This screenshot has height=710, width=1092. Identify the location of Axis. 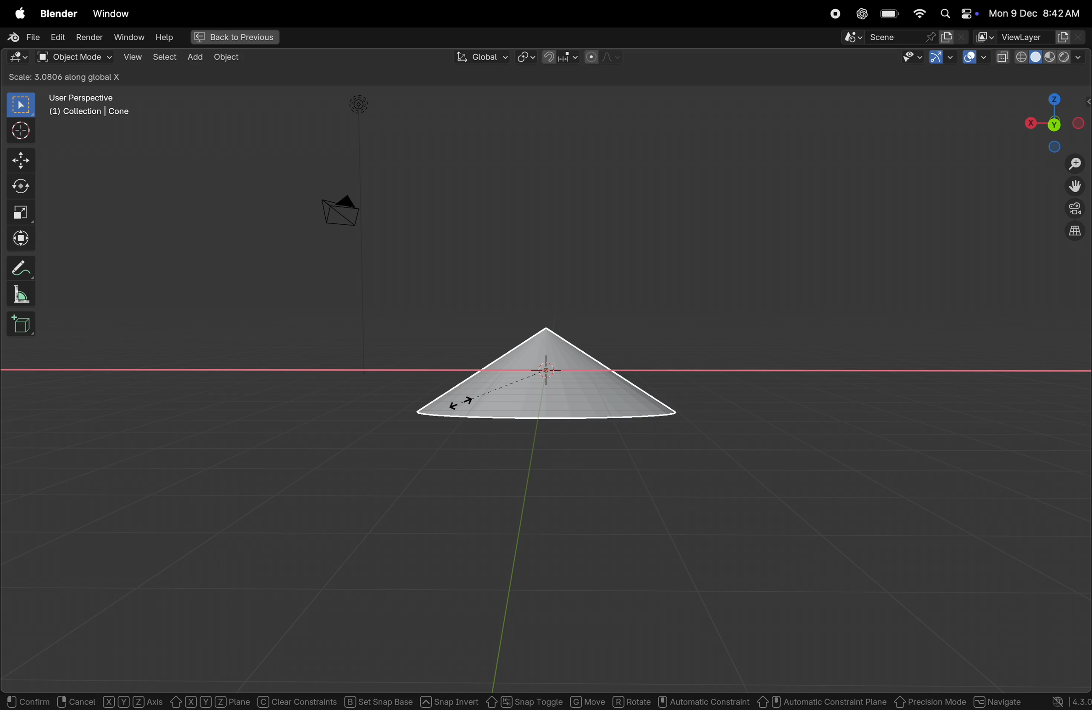
(134, 701).